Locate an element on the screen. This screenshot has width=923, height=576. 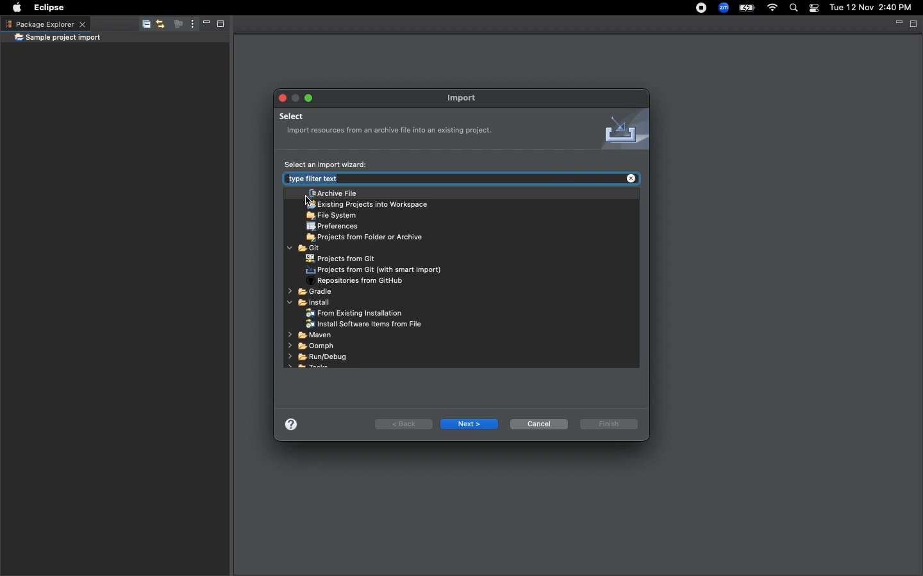
Eclipse is located at coordinates (51, 8).